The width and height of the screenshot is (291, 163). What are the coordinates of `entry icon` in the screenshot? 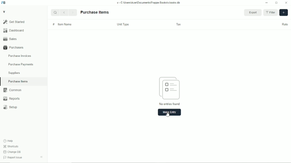 It's located at (169, 88).